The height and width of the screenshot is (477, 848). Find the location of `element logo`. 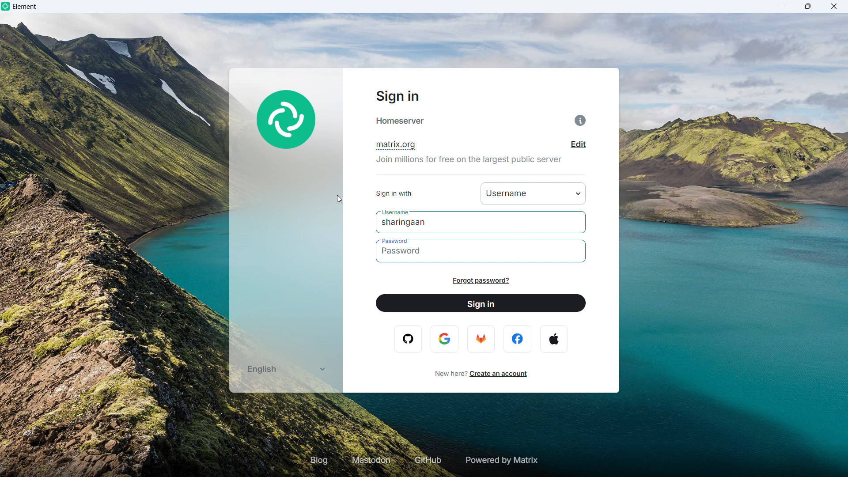

element logo is located at coordinates (7, 7).